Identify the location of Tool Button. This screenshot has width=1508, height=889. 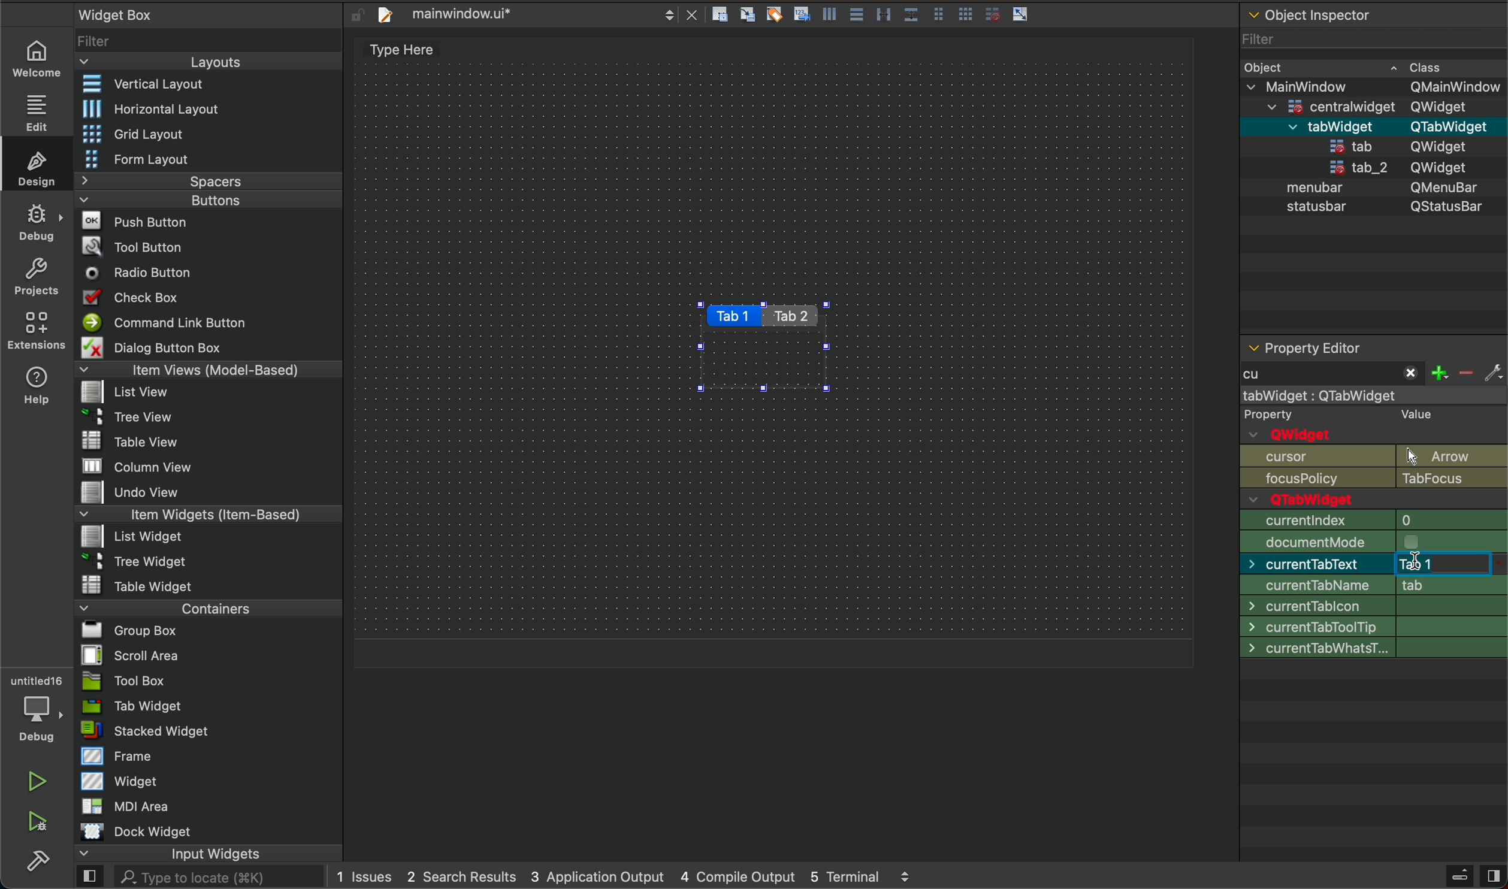
(132, 249).